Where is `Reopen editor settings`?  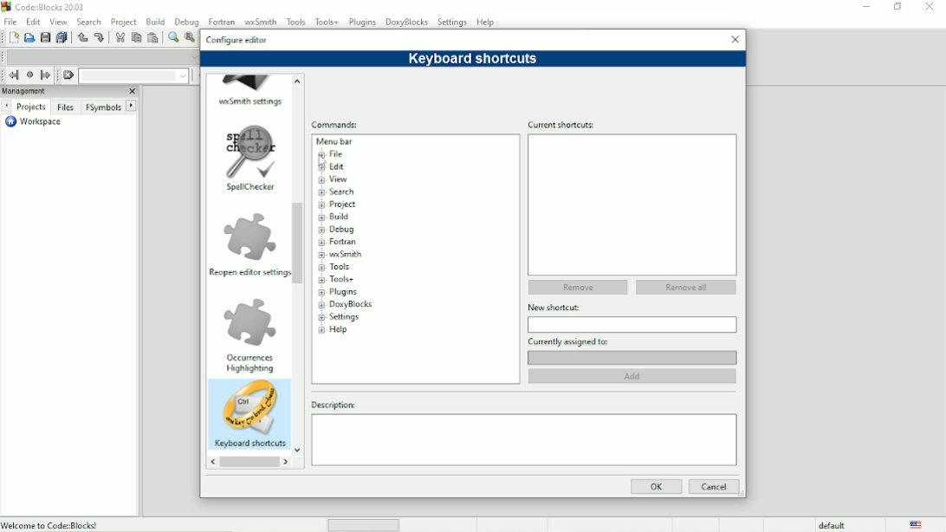
Reopen editor settings is located at coordinates (249, 272).